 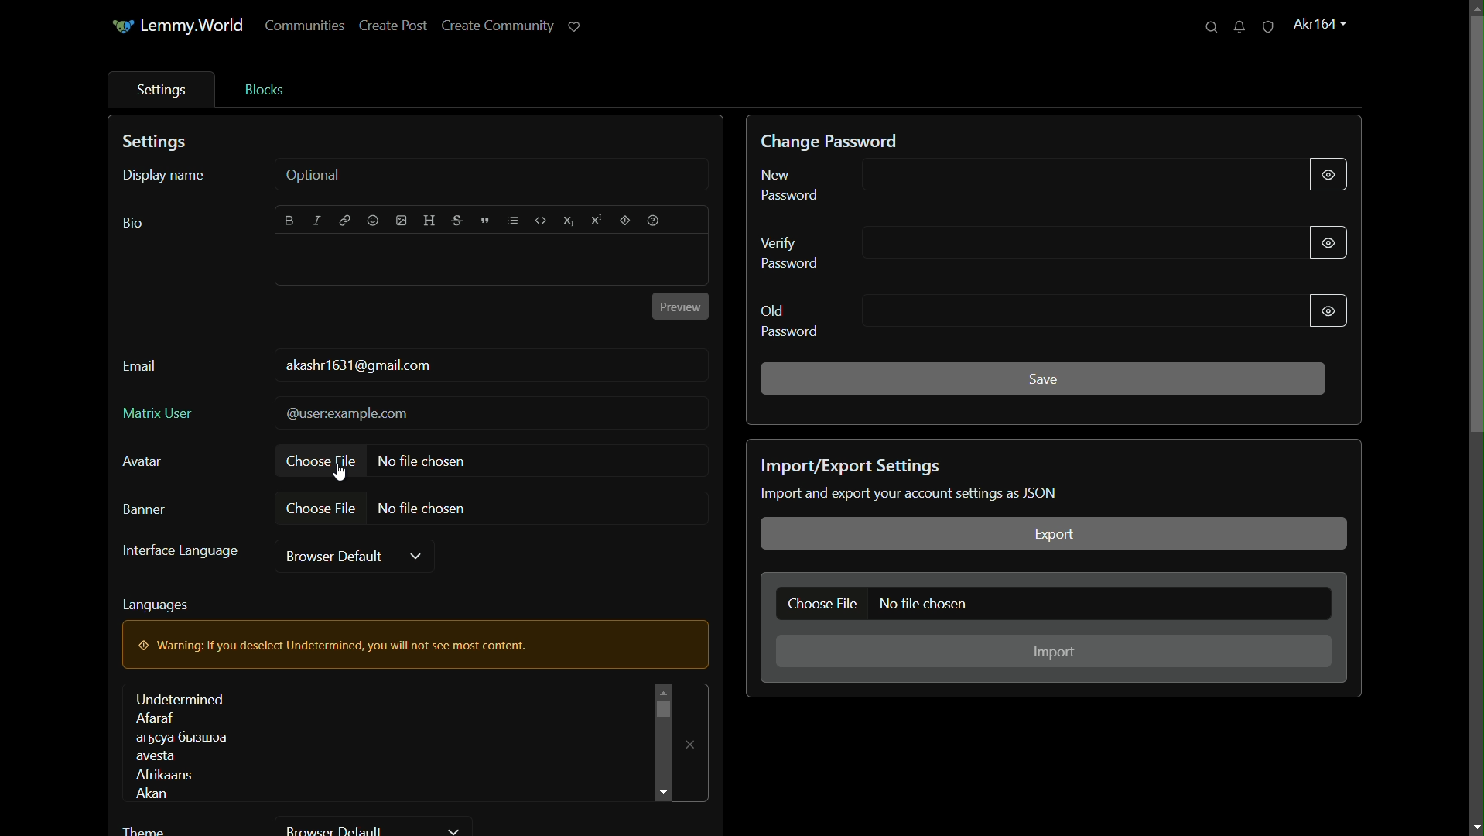 I want to click on scroll bar, so click(x=1475, y=225).